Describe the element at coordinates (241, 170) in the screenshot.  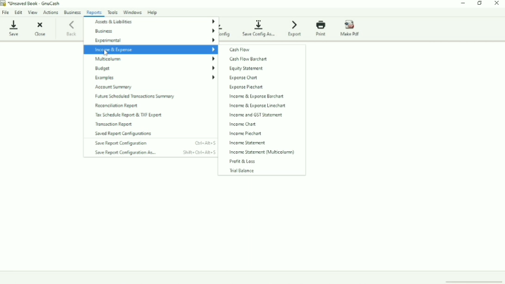
I see `Trial Balance` at that location.